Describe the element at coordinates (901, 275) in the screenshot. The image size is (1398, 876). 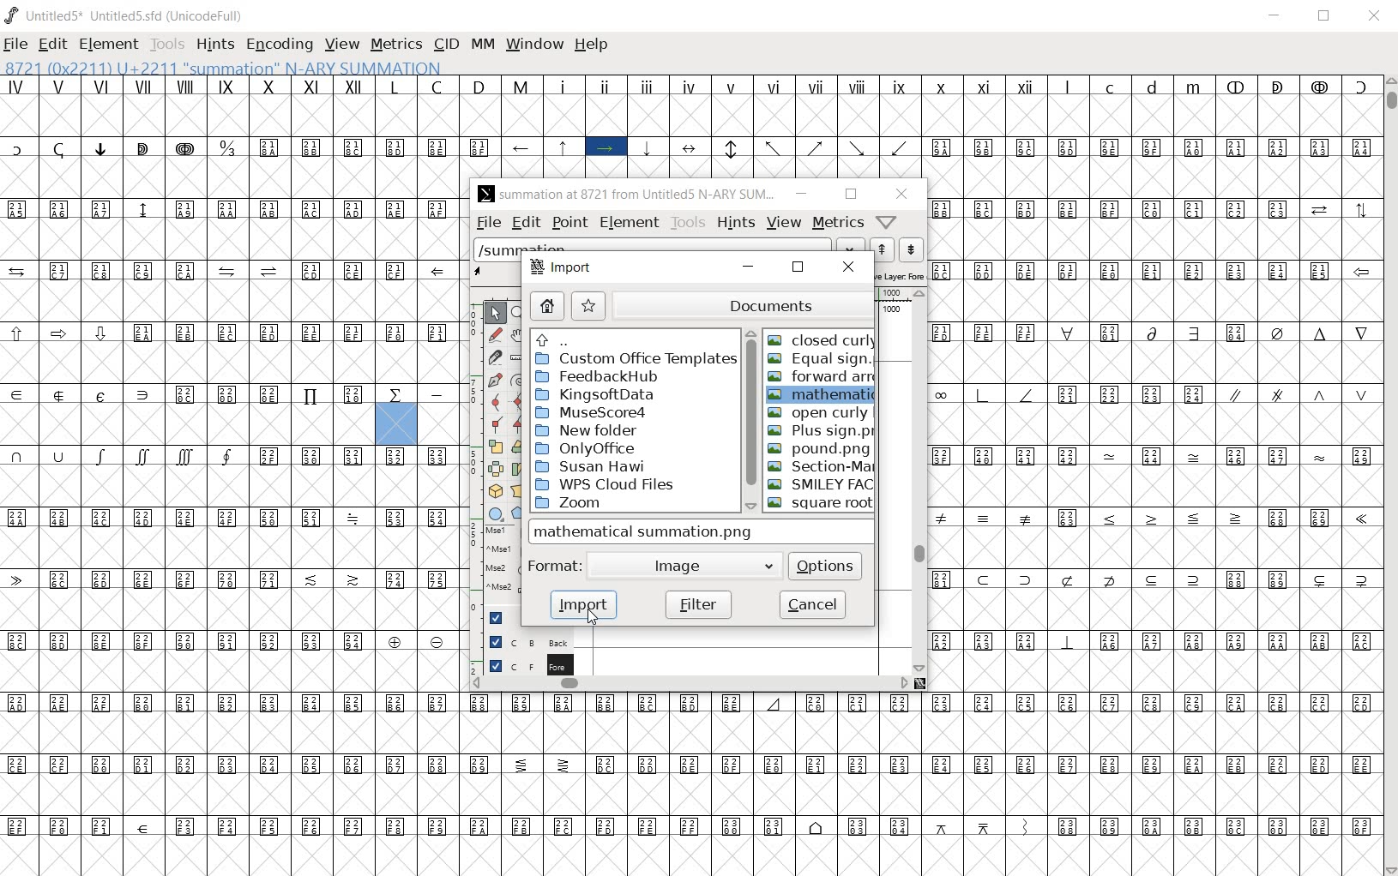
I see `active layer: Fore` at that location.